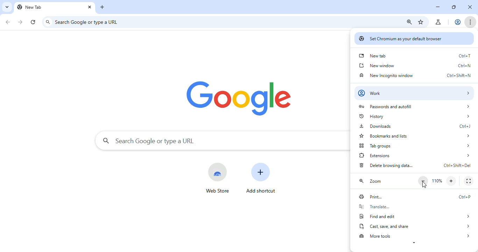 The height and width of the screenshot is (252, 478). Describe the element at coordinates (415, 93) in the screenshot. I see `work` at that location.